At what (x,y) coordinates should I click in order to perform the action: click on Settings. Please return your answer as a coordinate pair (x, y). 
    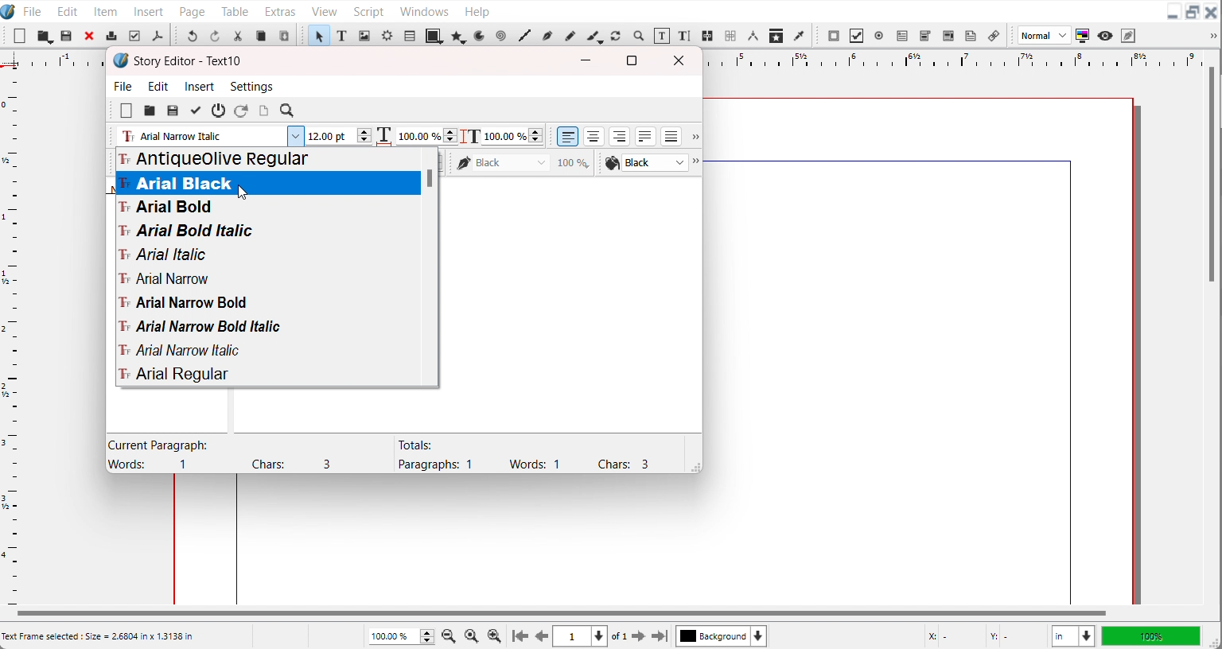
    Looking at the image, I should click on (251, 86).